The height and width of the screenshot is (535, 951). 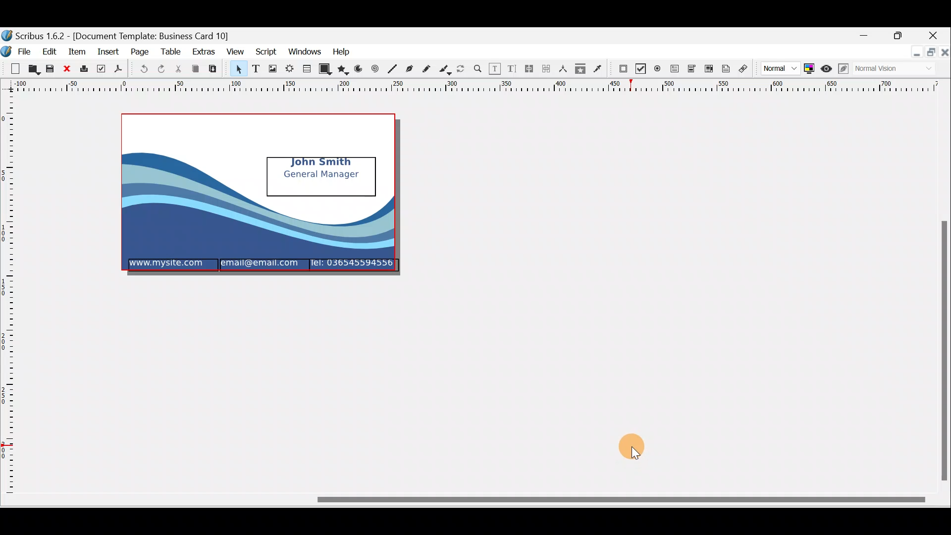 What do you see at coordinates (110, 52) in the screenshot?
I see `Insert` at bounding box center [110, 52].